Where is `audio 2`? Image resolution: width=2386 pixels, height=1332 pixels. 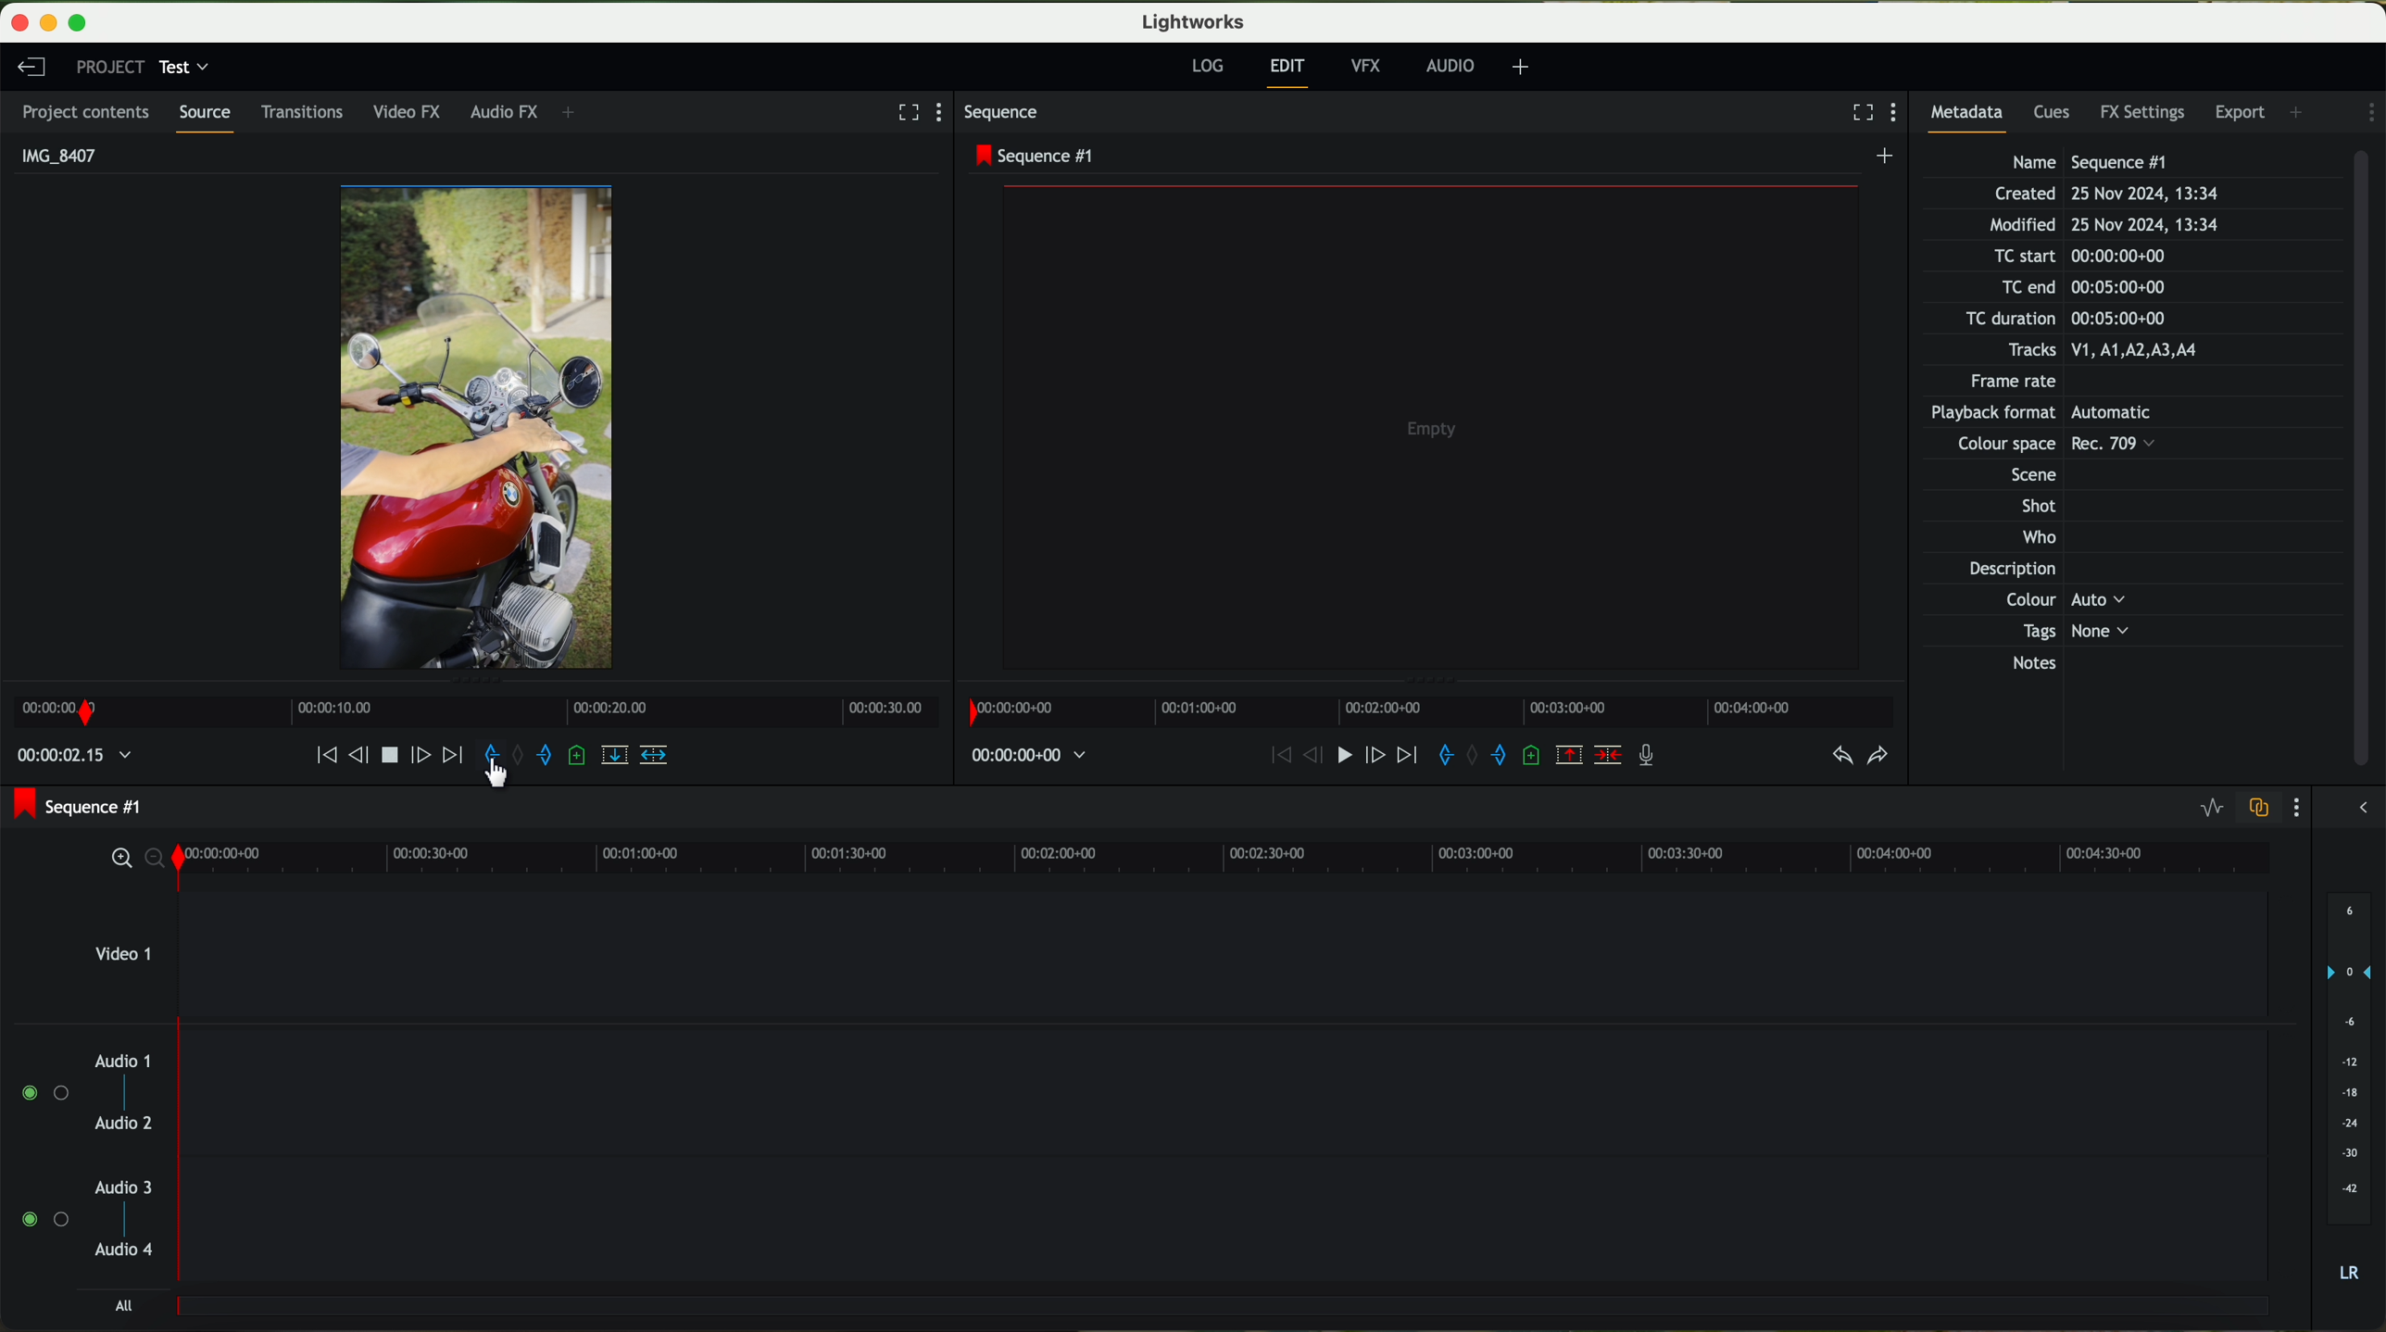 audio 2 is located at coordinates (125, 1125).